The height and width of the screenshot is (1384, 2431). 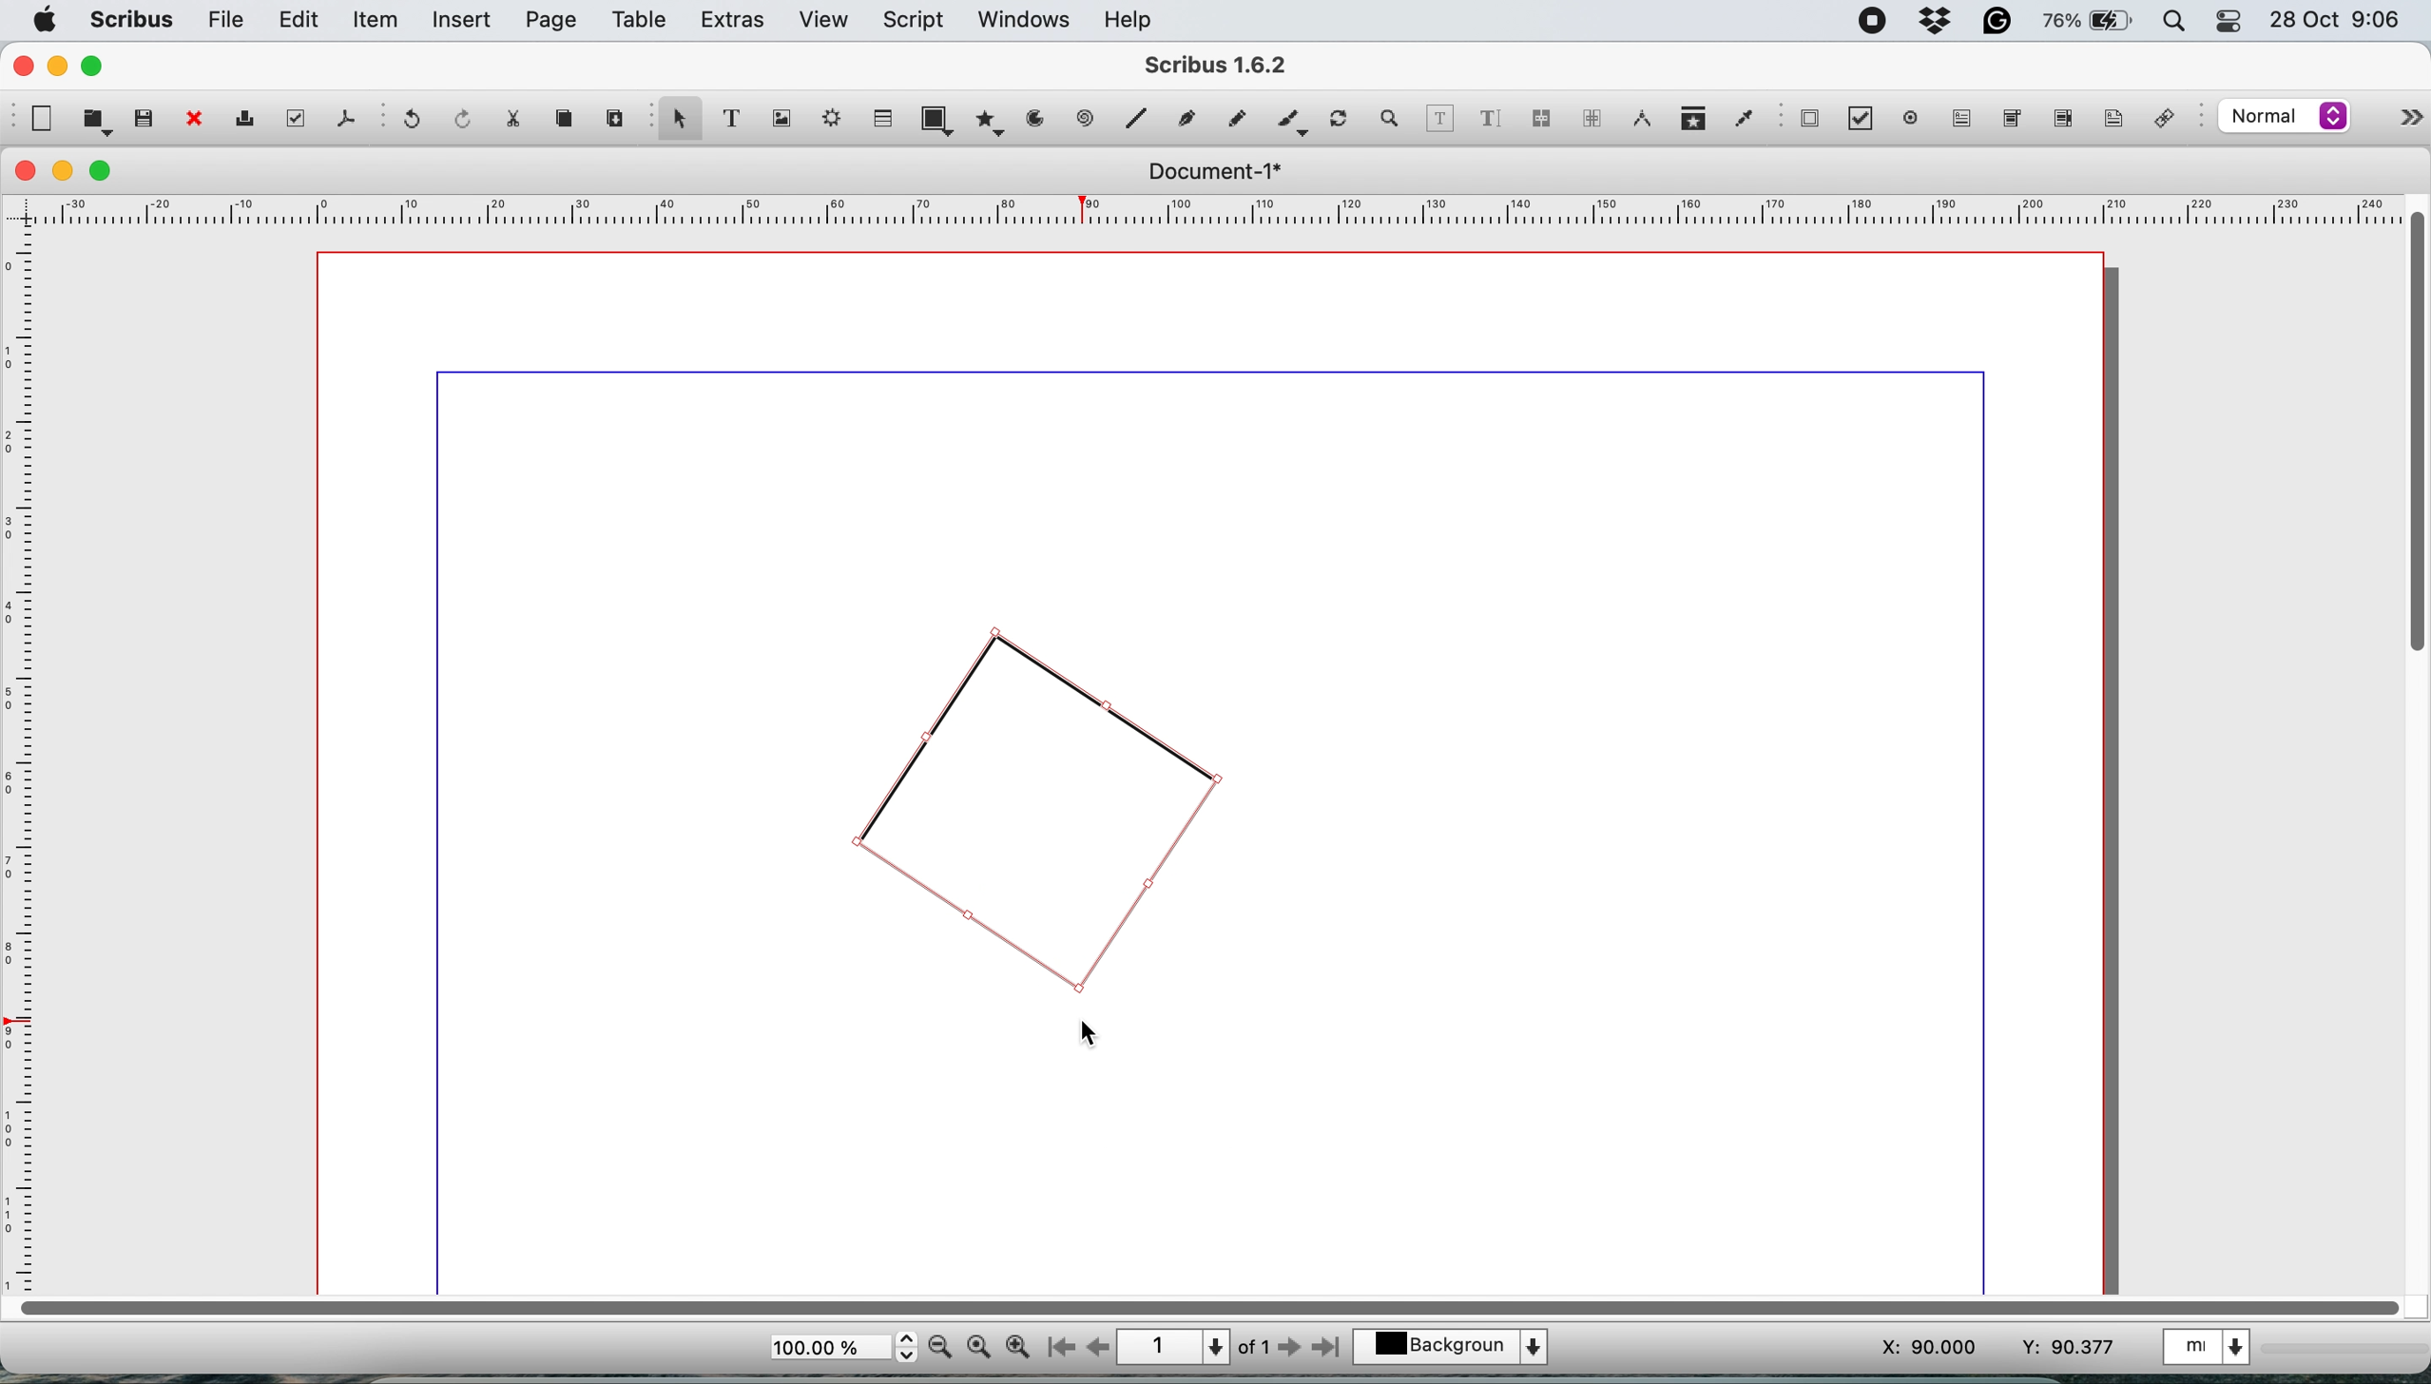 What do you see at coordinates (1085, 120) in the screenshot?
I see `line` at bounding box center [1085, 120].